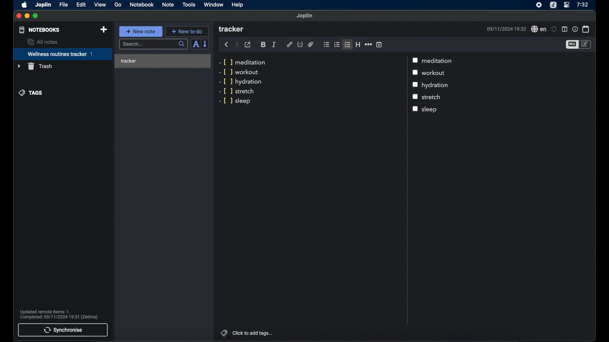 The width and height of the screenshot is (609, 342). Describe the element at coordinates (25, 5) in the screenshot. I see `apple icon` at that location.